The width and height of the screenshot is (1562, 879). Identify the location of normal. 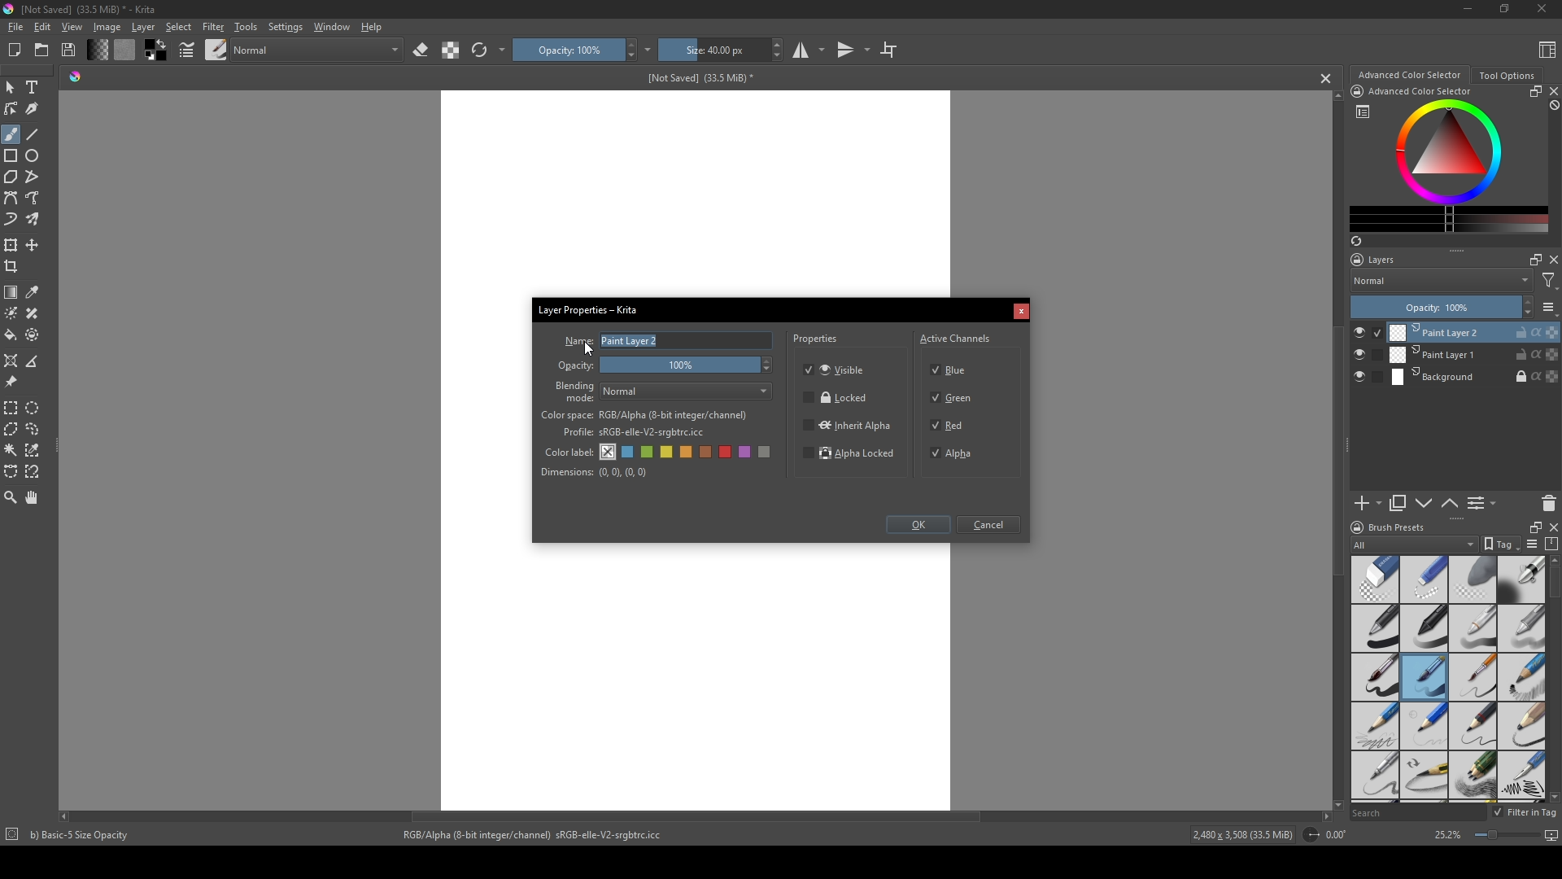
(316, 48).